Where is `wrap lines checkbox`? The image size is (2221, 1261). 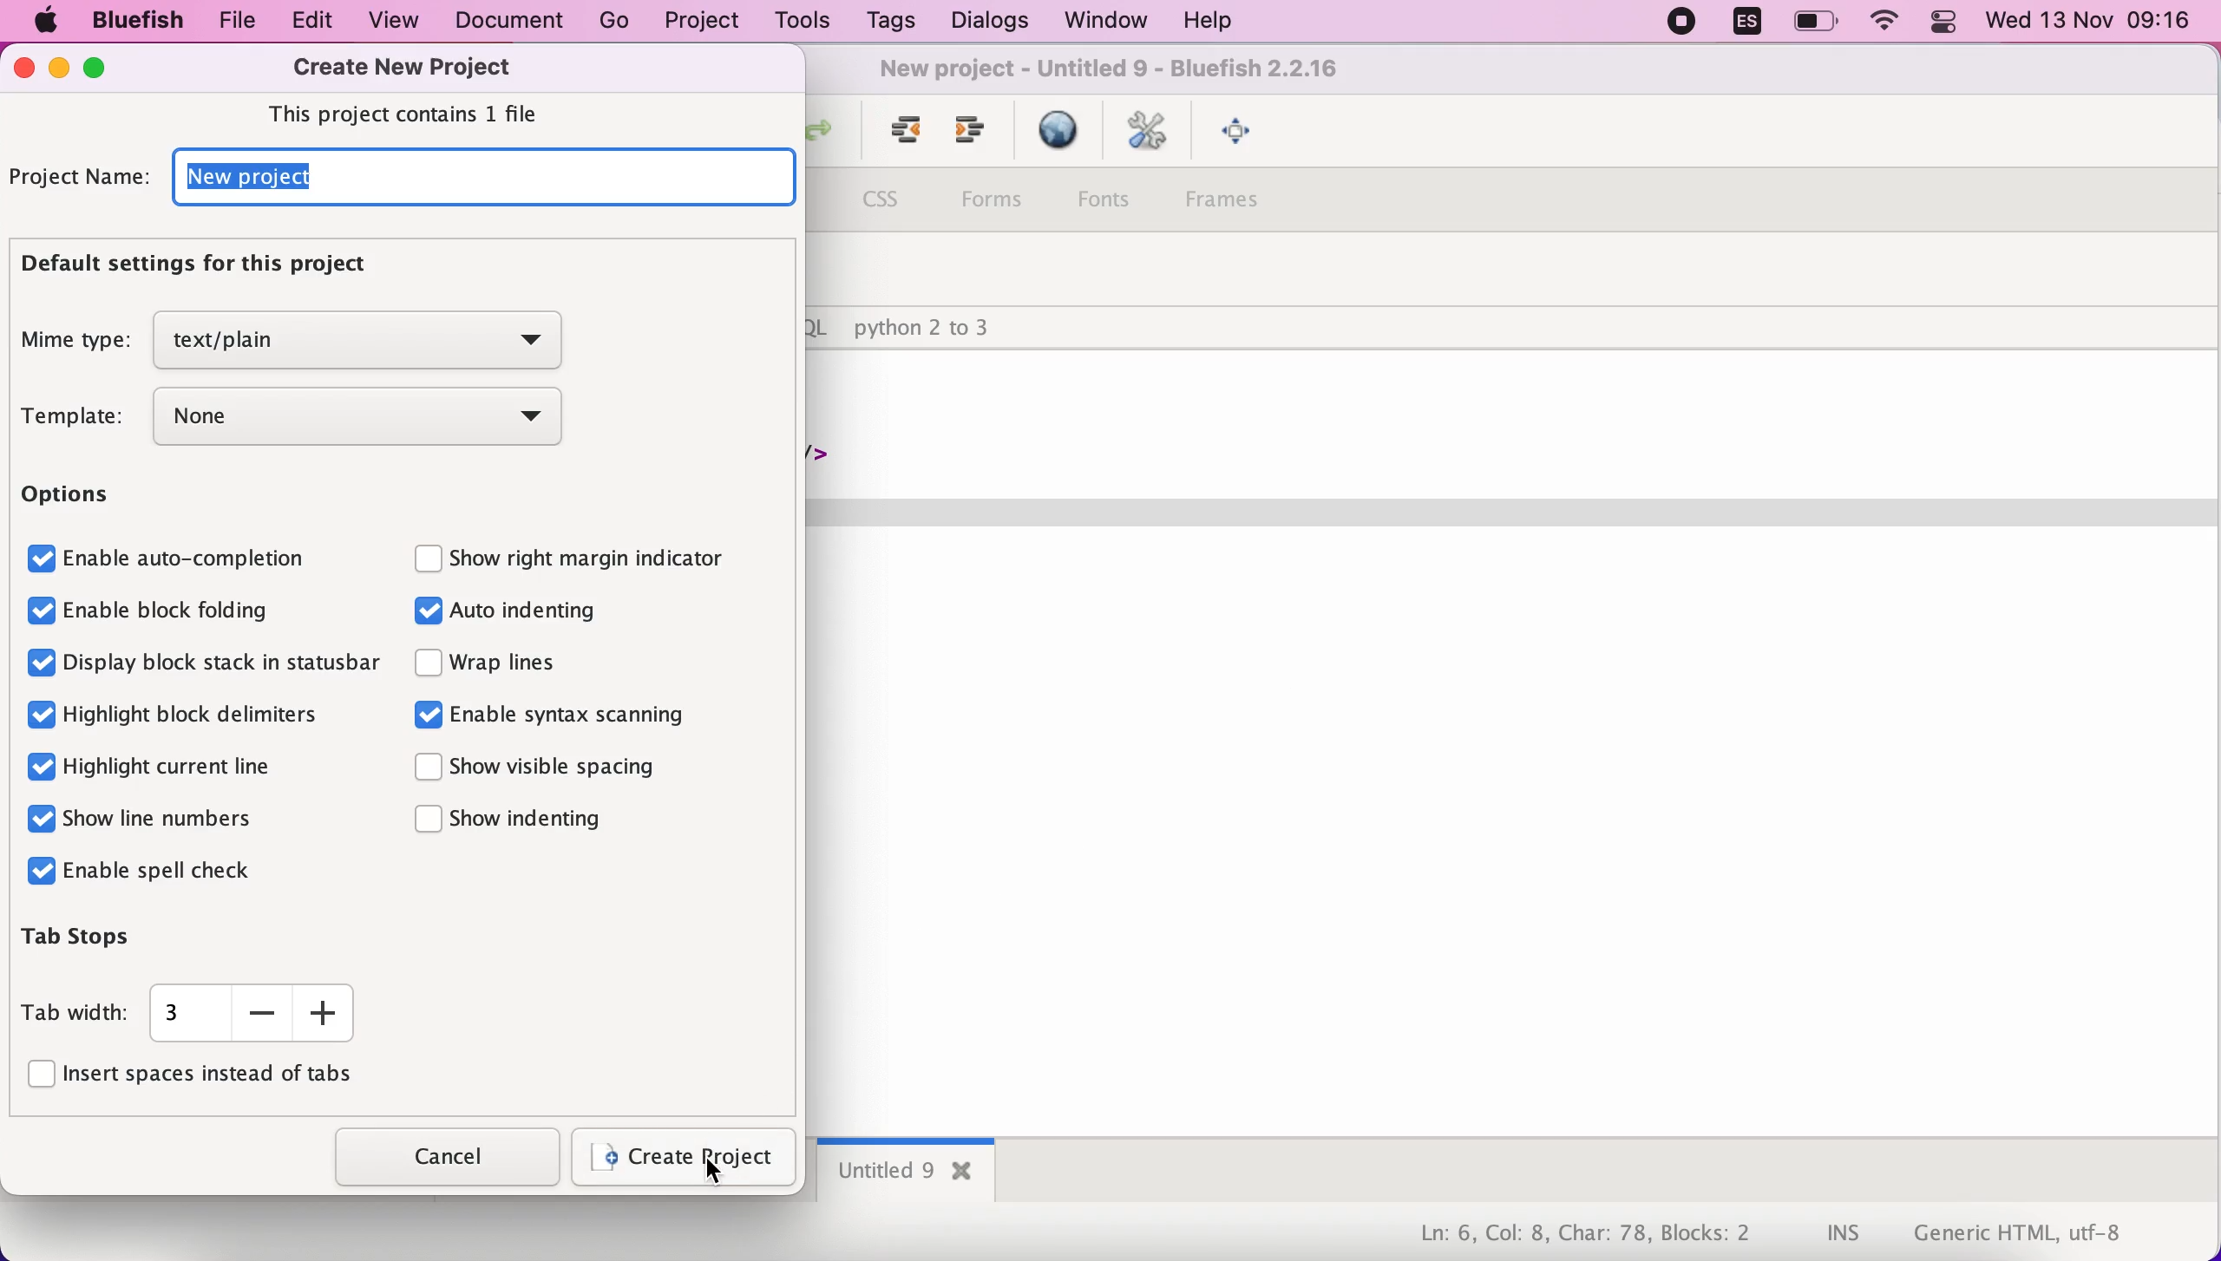
wrap lines checkbox is located at coordinates (512, 668).